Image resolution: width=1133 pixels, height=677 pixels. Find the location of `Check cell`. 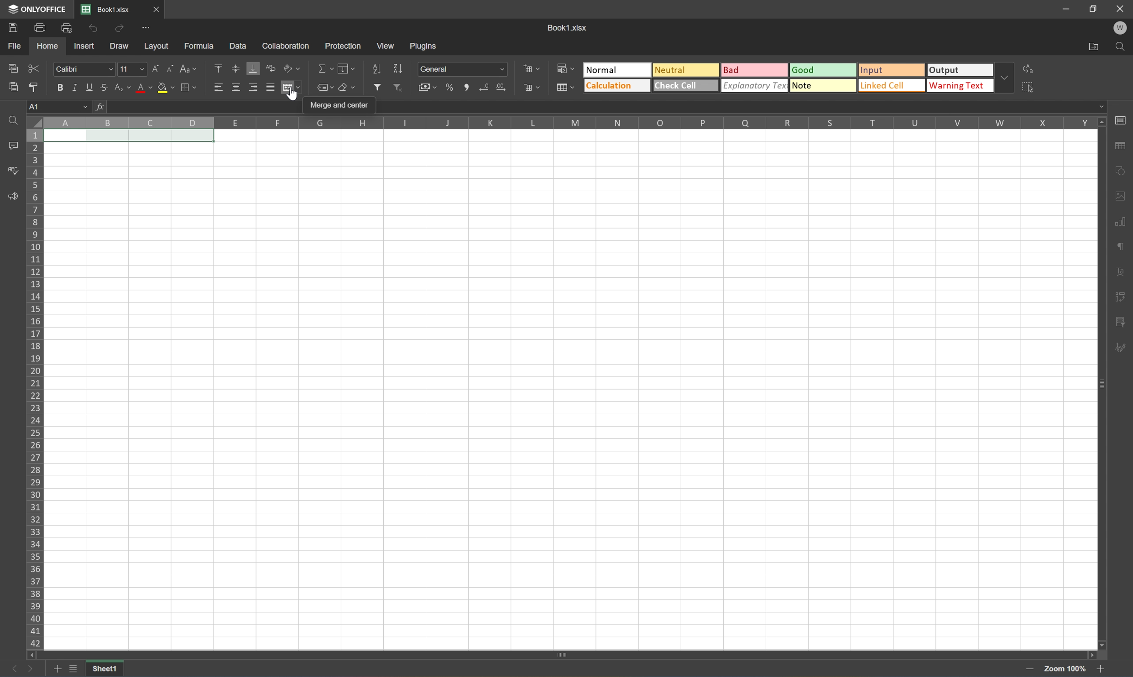

Check cell is located at coordinates (685, 86).